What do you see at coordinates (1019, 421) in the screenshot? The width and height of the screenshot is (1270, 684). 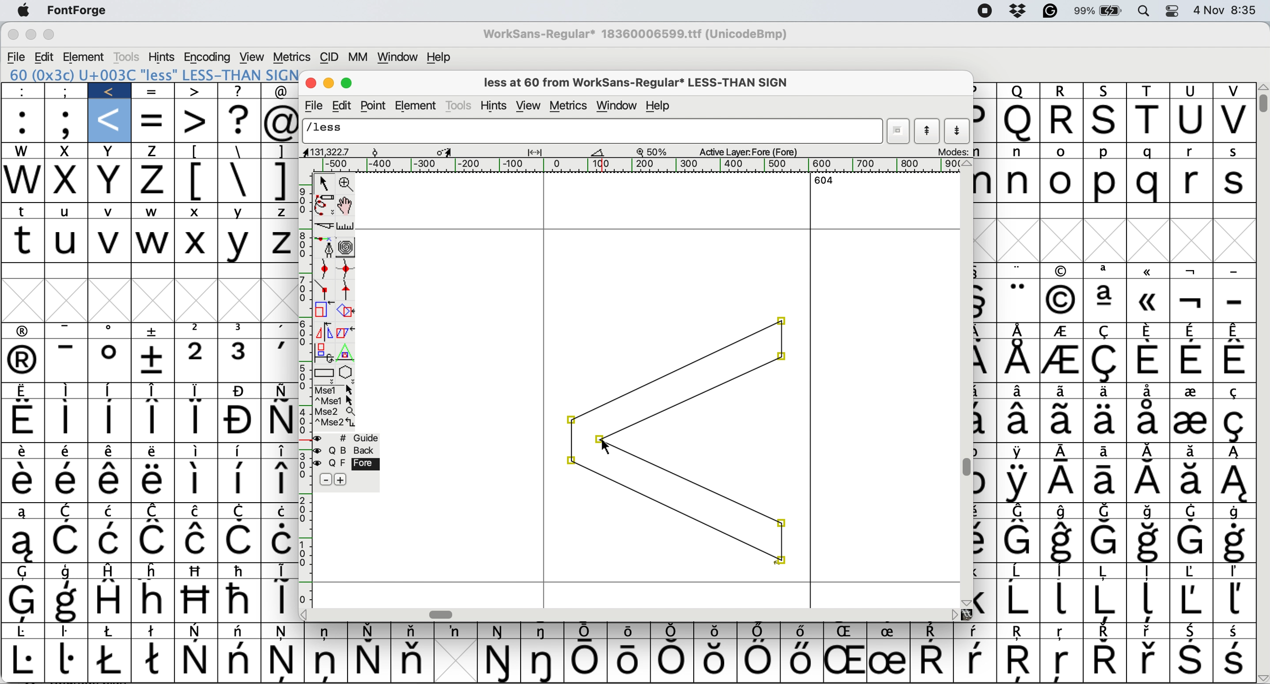 I see `Symbol` at bounding box center [1019, 421].